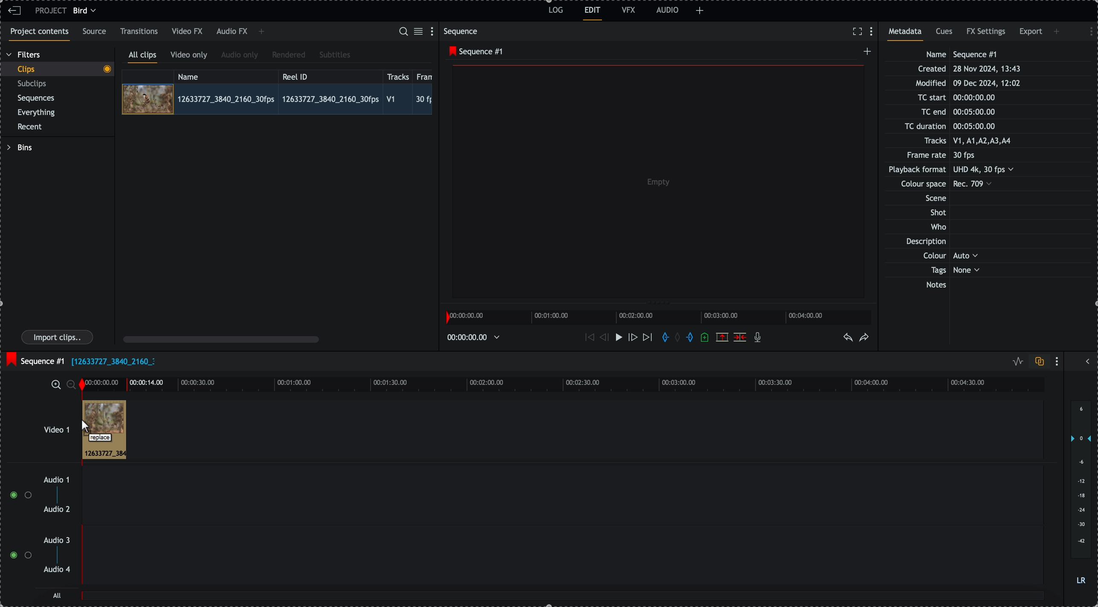  I want to click on audio 1, so click(53, 480).